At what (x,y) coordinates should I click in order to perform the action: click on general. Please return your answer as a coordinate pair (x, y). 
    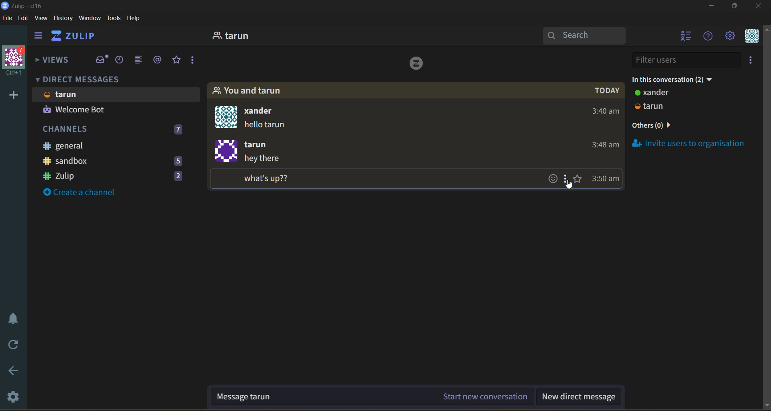
    Looking at the image, I should click on (105, 146).